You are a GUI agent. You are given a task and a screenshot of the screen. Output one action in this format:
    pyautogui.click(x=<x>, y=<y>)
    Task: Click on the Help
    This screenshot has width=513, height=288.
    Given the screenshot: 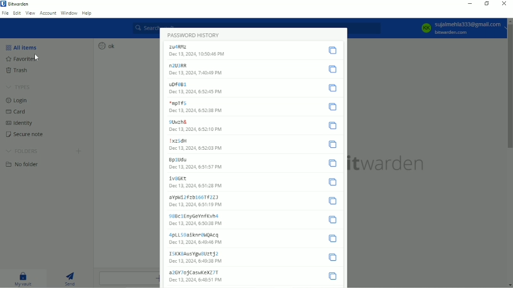 What is the action you would take?
    pyautogui.click(x=87, y=13)
    